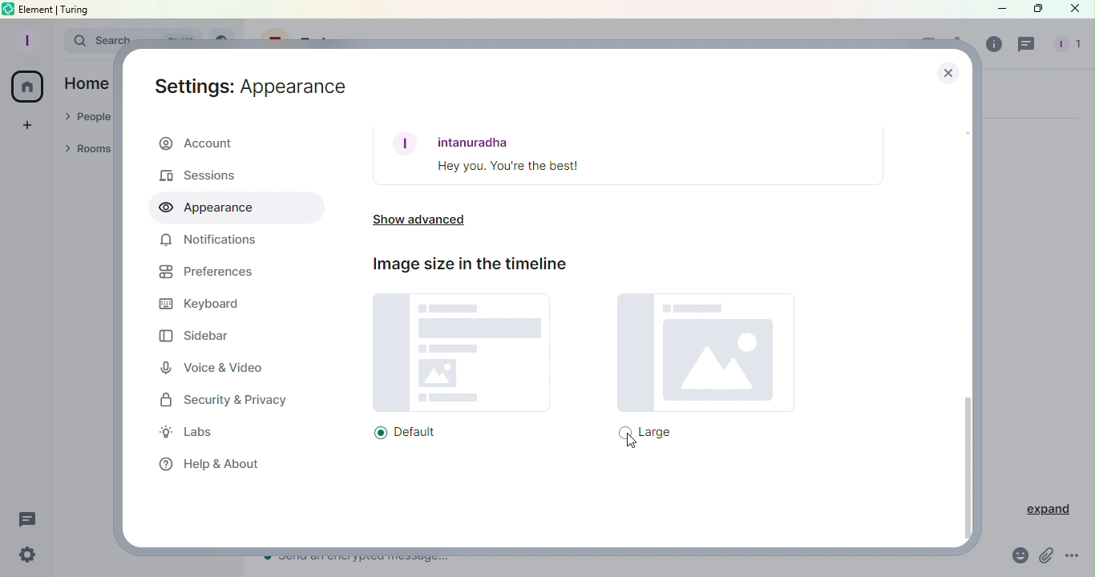 Image resolution: width=1095 pixels, height=577 pixels. What do you see at coordinates (87, 39) in the screenshot?
I see `Search` at bounding box center [87, 39].